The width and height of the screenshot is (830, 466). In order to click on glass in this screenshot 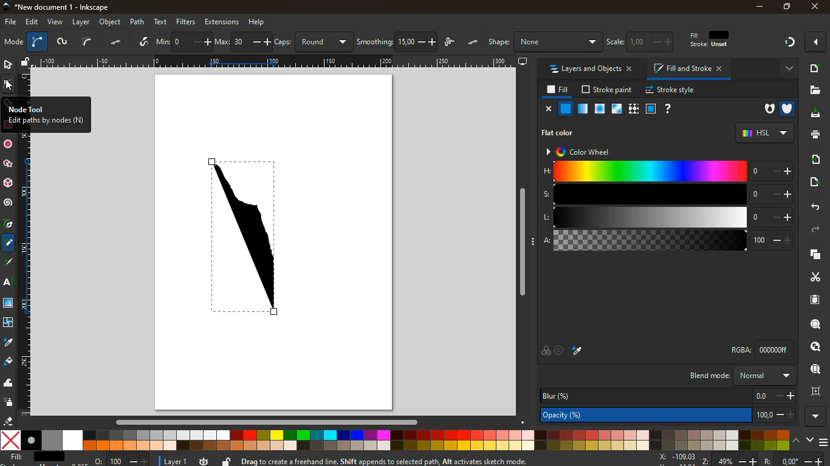, I will do `click(618, 109)`.